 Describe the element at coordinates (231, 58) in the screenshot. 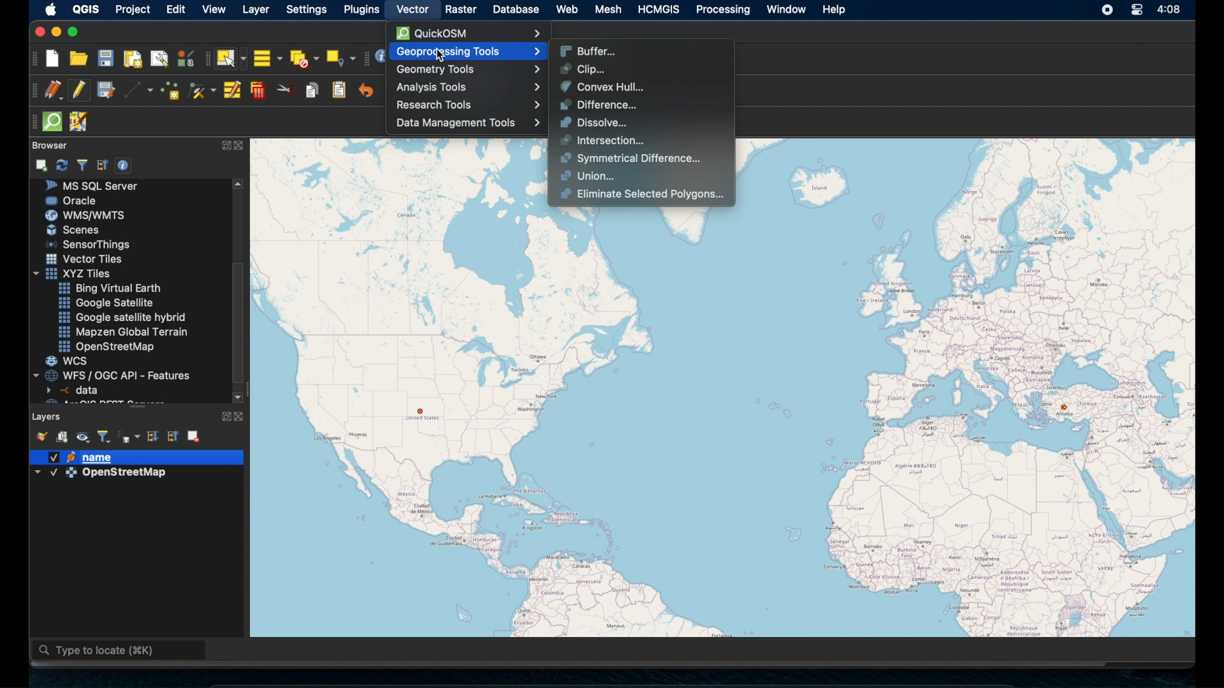

I see `select features by area or single click` at that location.